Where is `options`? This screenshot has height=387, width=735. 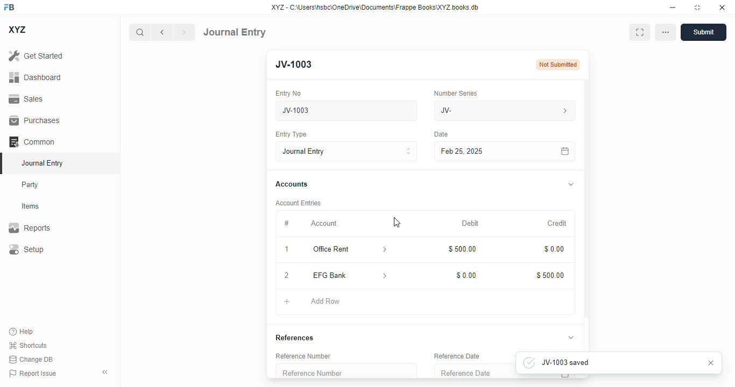
options is located at coordinates (666, 32).